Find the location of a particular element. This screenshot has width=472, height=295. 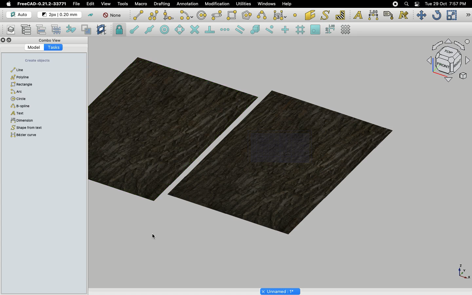

Create objects is located at coordinates (37, 61).